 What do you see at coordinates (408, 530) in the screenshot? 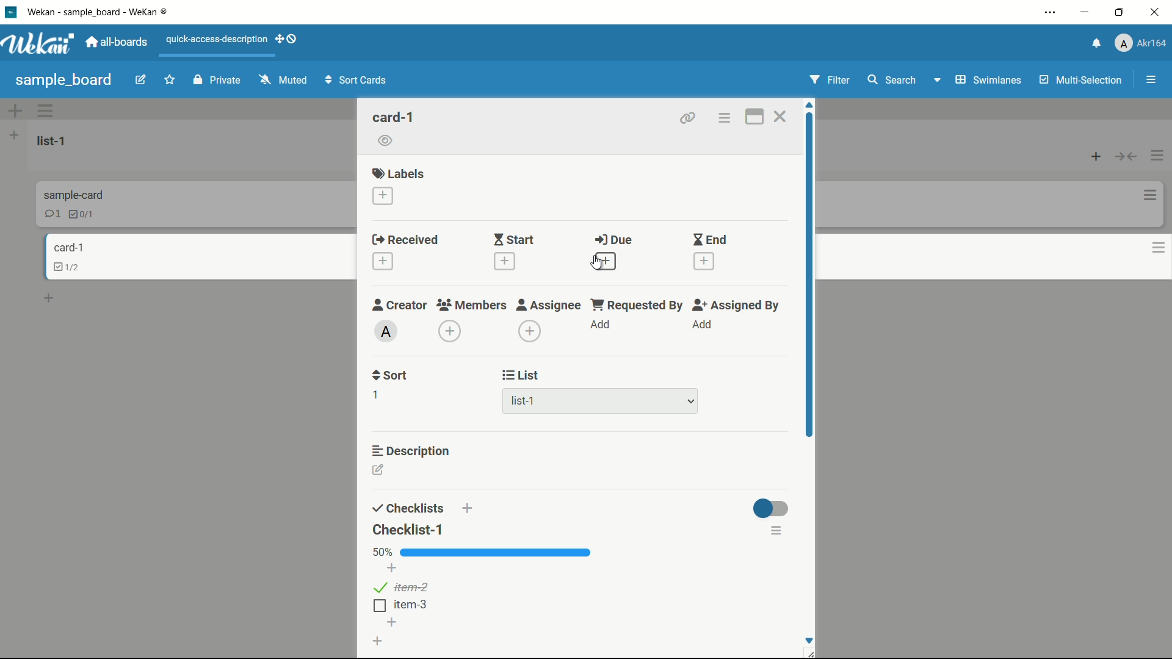
I see `checklist-1` at bounding box center [408, 530].